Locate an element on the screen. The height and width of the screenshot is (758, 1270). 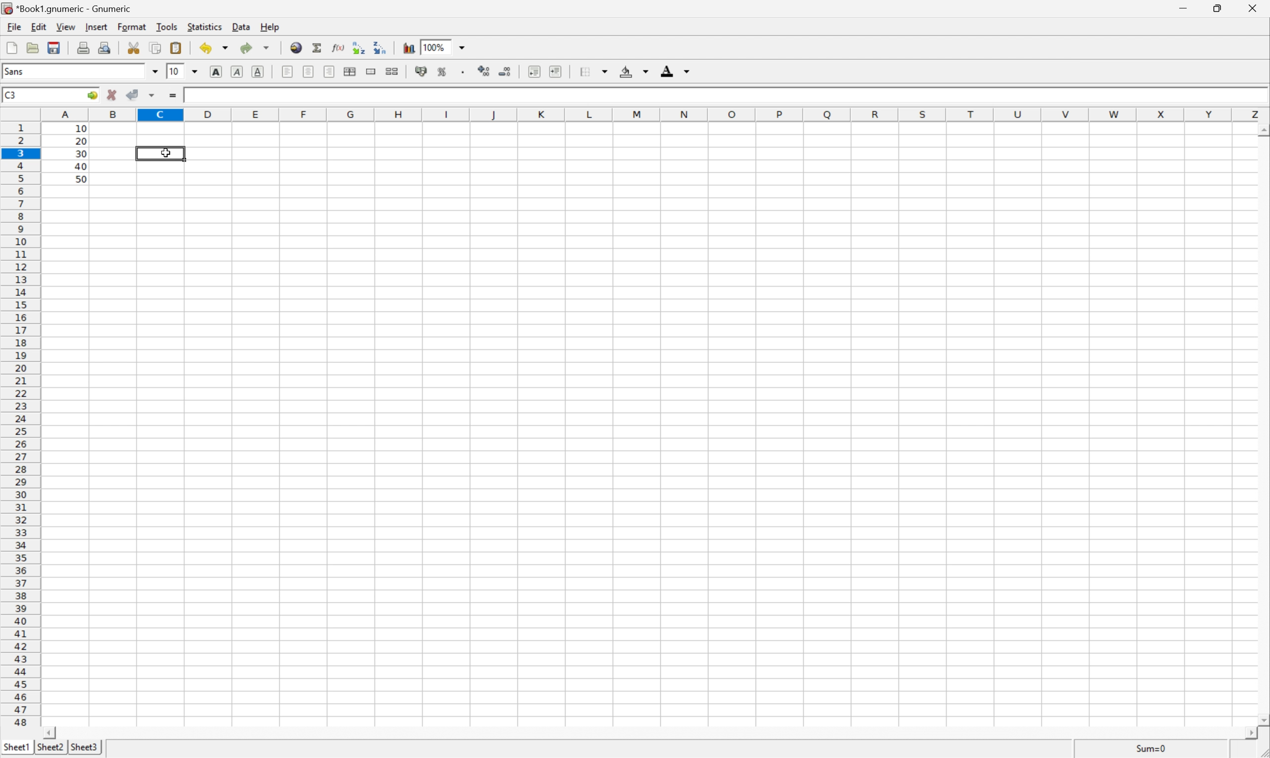
Align right is located at coordinates (329, 72).